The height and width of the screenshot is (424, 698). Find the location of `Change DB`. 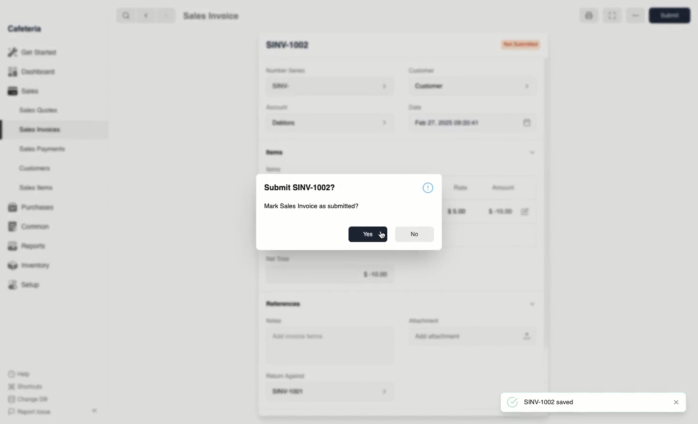

Change DB is located at coordinates (30, 399).